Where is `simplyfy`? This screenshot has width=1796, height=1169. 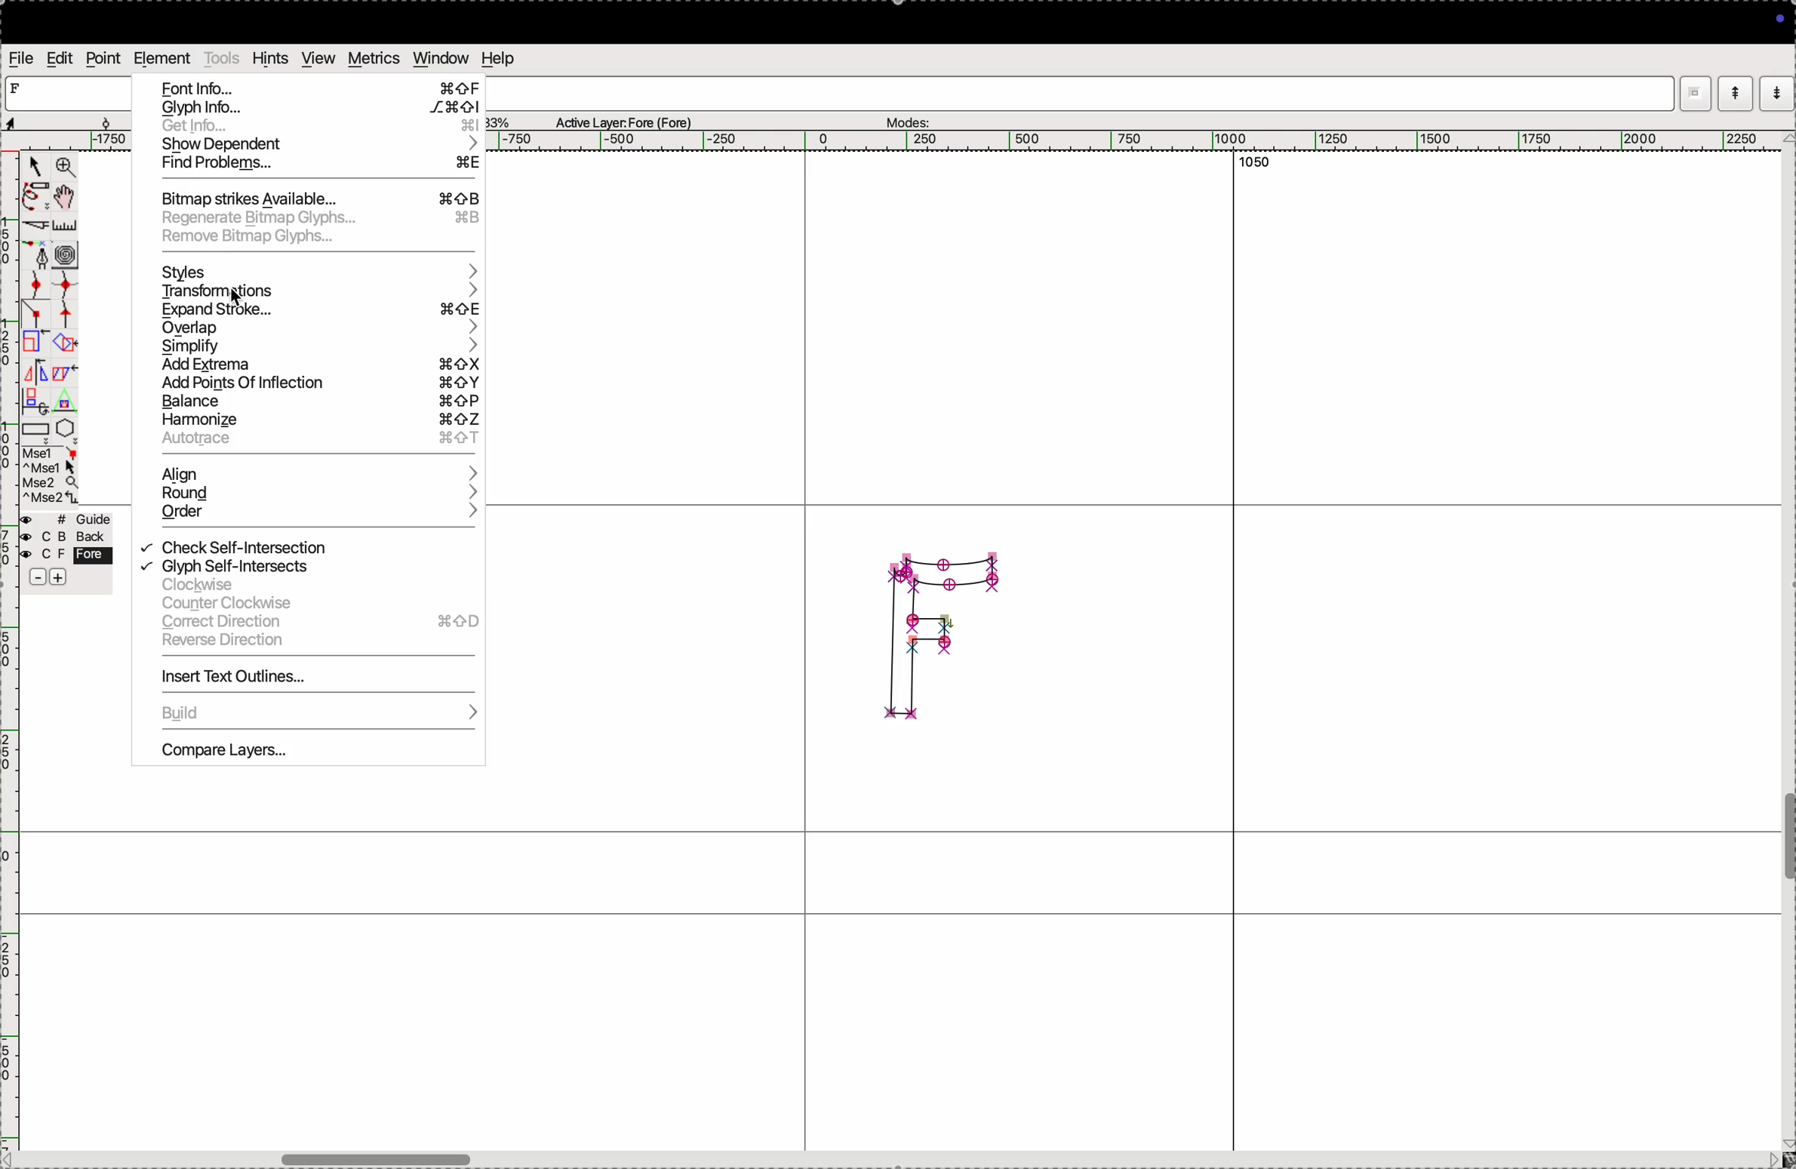 simplyfy is located at coordinates (319, 347).